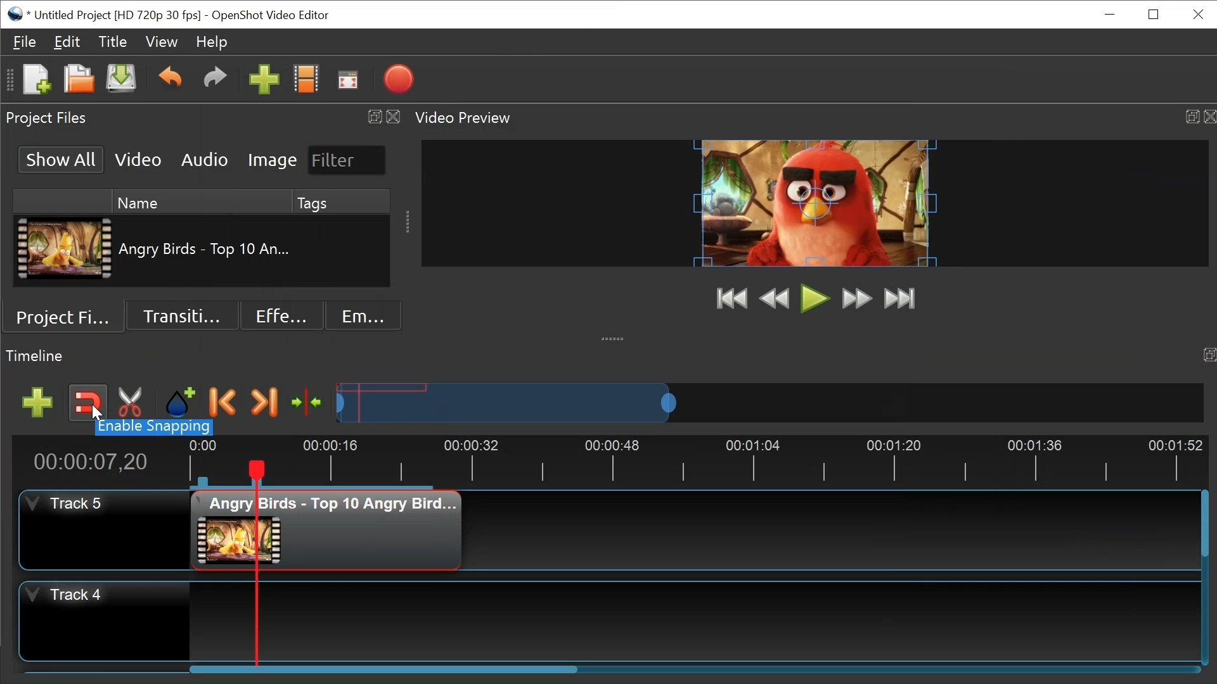  I want to click on File name, so click(117, 16).